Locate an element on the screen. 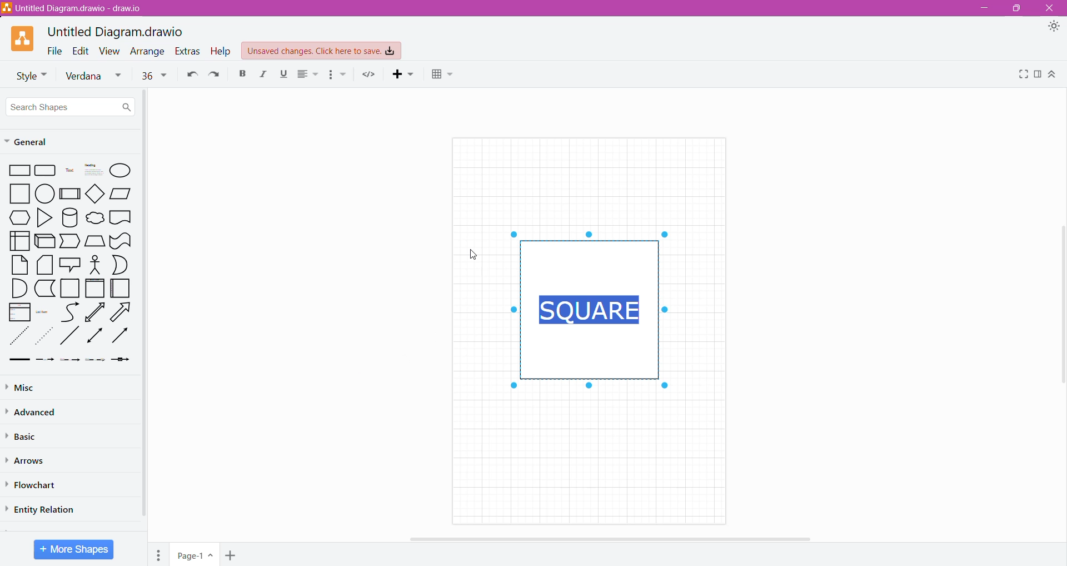 This screenshot has width=1067, height=566. Table is located at coordinates (442, 76).